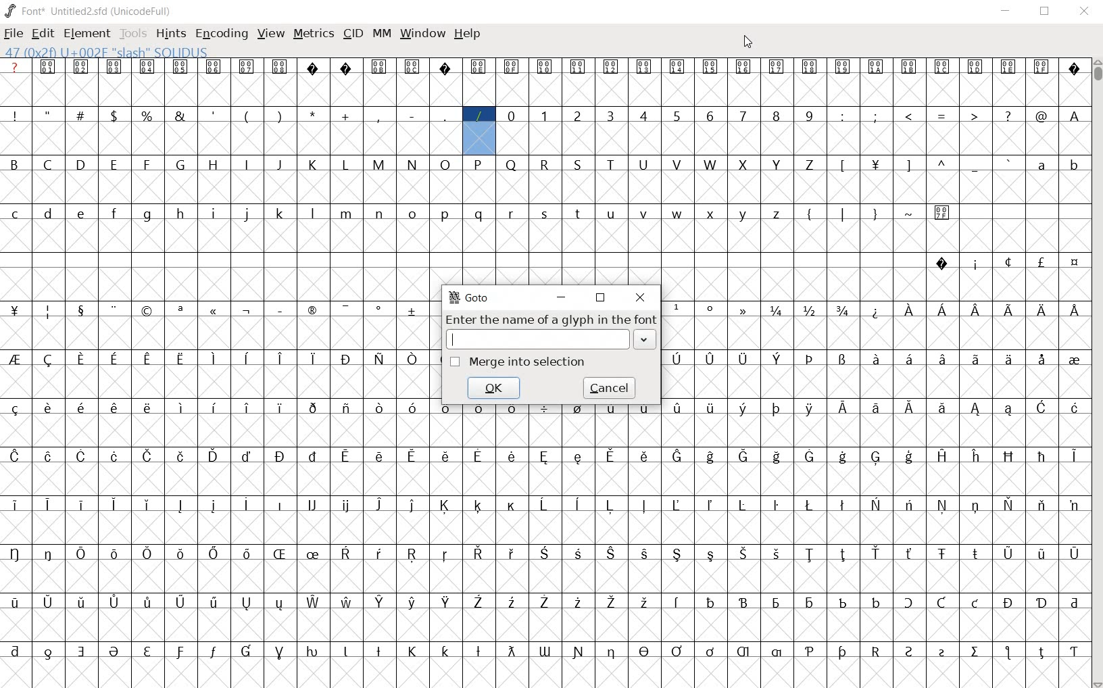 The image size is (1103, 688). I want to click on glyph, so click(180, 116).